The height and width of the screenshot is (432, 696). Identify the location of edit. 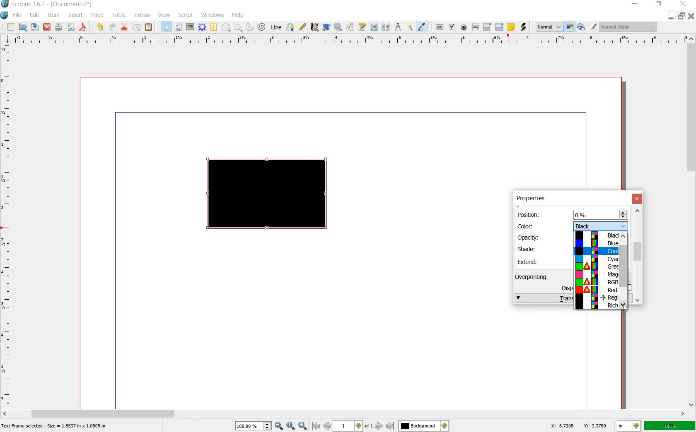
(35, 15).